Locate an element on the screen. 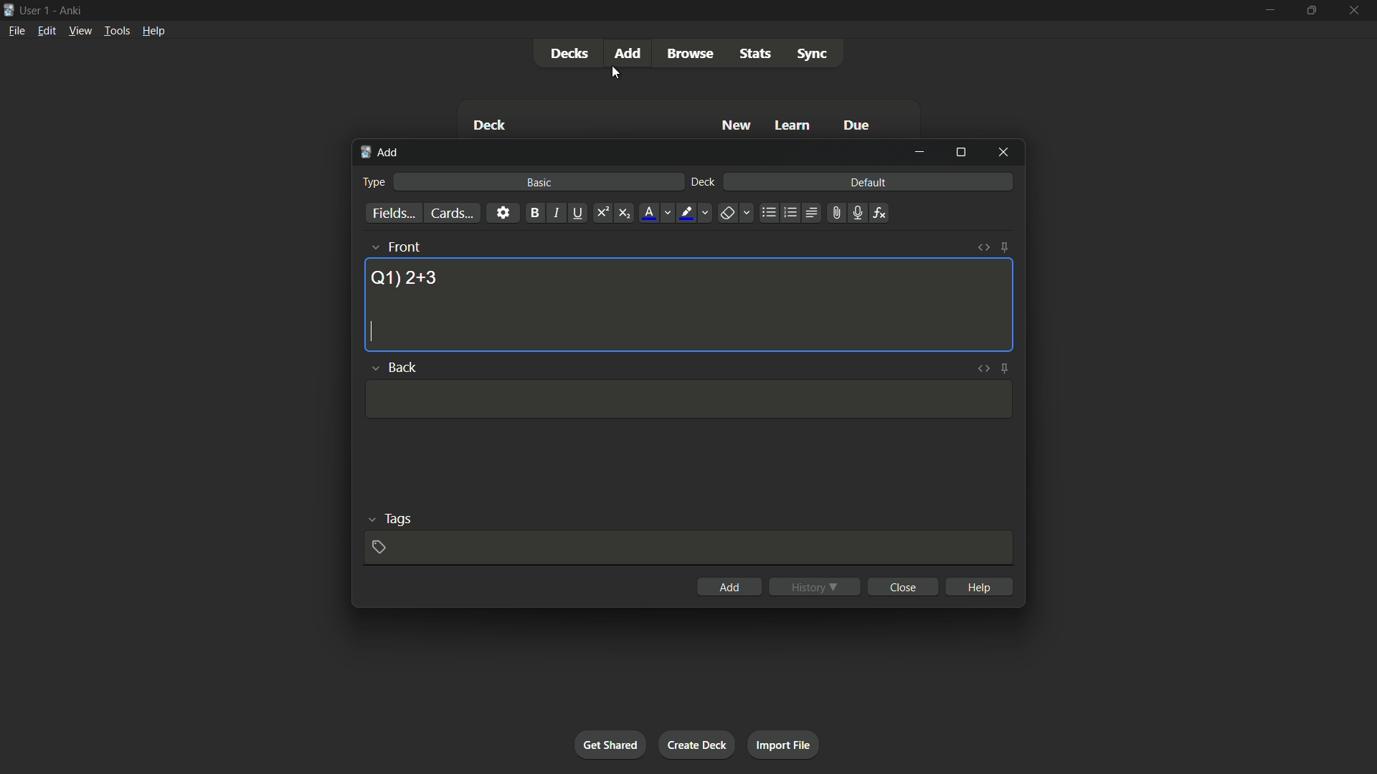 The width and height of the screenshot is (1377, 774). due is located at coordinates (857, 127).